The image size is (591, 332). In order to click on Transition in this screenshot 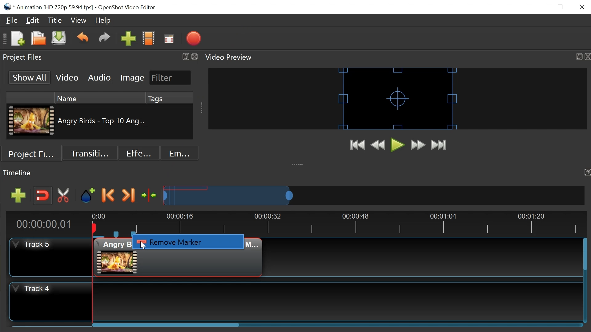, I will do `click(90, 153)`.